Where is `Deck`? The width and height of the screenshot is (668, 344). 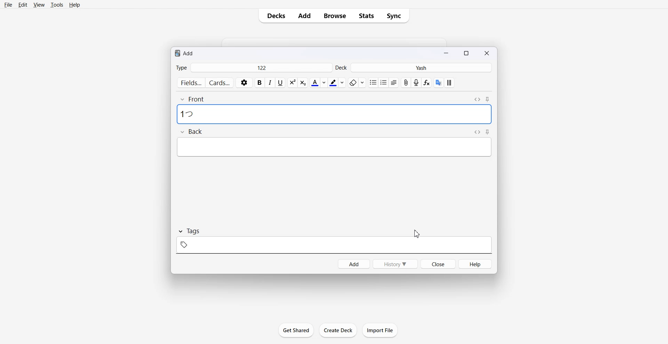 Deck is located at coordinates (342, 67).